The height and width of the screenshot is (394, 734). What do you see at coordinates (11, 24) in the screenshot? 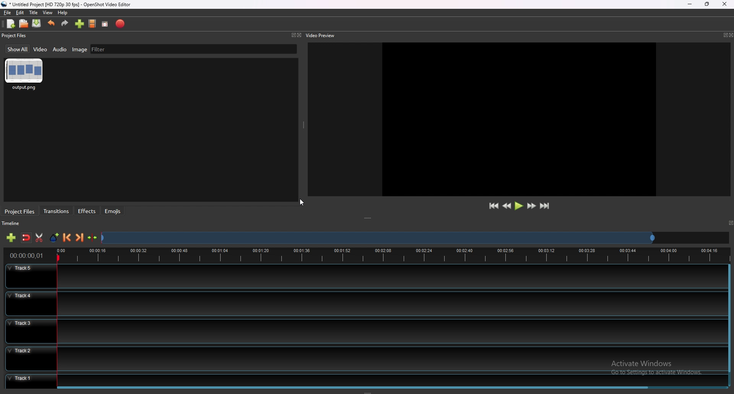
I see `new project` at bounding box center [11, 24].